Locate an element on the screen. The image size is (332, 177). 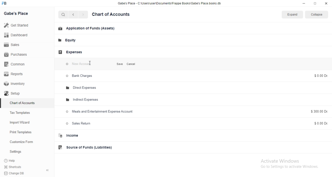
Gabe's Place - C\Users\userDocuments\Frappe Books\Gabe's Place.books.db. is located at coordinates (170, 4).